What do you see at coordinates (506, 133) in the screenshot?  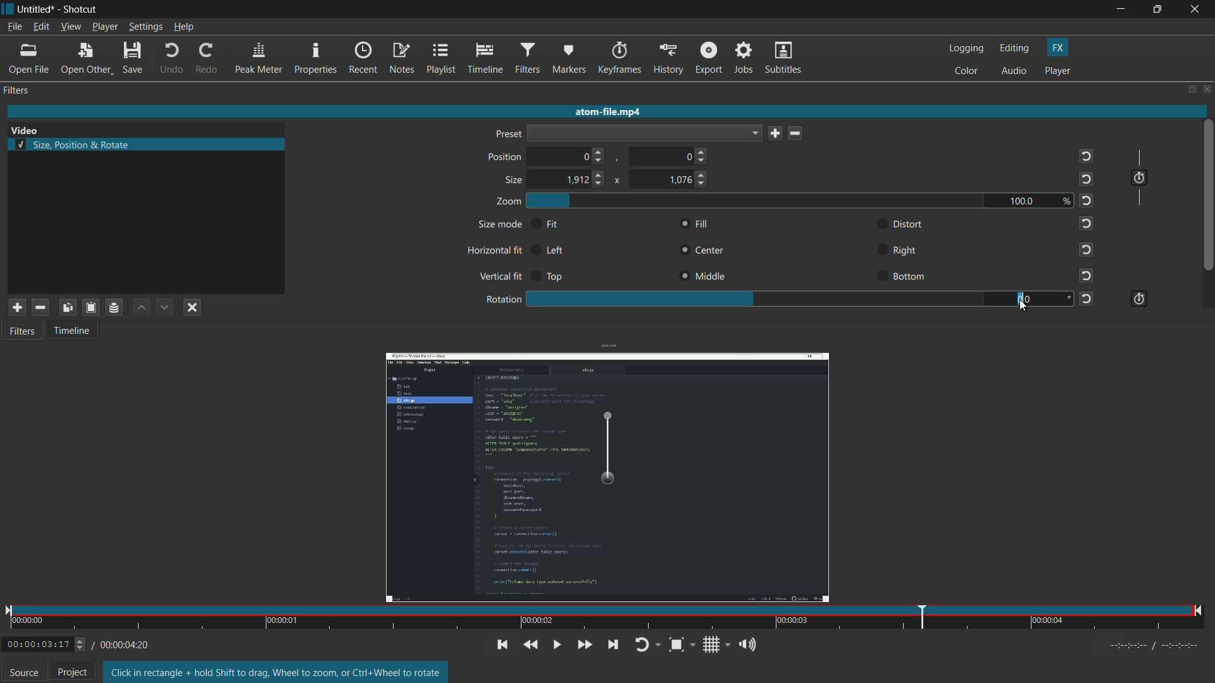 I see `preset` at bounding box center [506, 133].